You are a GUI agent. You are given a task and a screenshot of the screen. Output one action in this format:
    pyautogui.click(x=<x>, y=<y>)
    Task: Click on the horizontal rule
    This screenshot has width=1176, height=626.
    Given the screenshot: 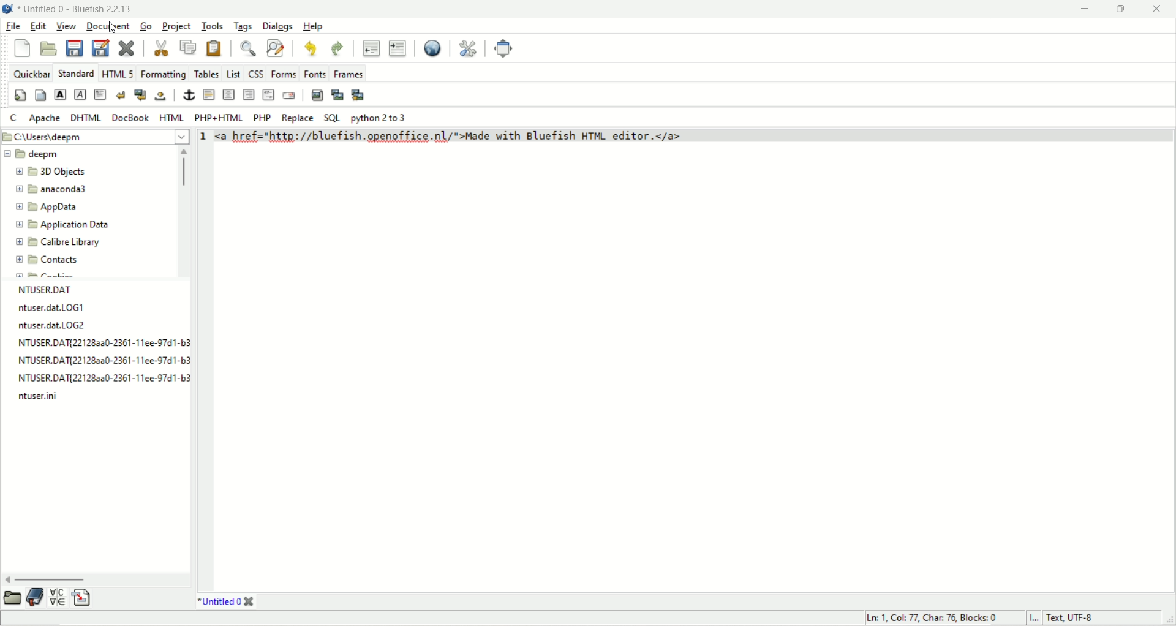 What is the action you would take?
    pyautogui.click(x=207, y=96)
    